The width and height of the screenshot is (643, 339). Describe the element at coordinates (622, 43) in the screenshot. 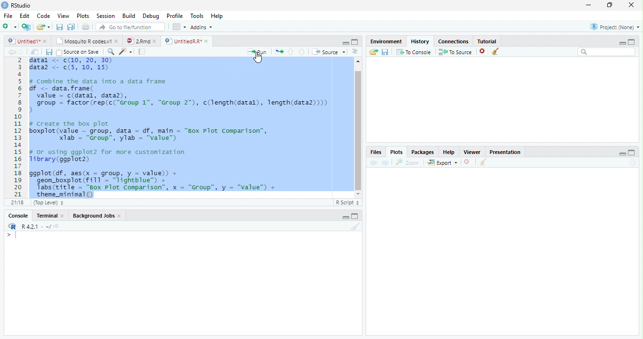

I see `Minimize` at that location.